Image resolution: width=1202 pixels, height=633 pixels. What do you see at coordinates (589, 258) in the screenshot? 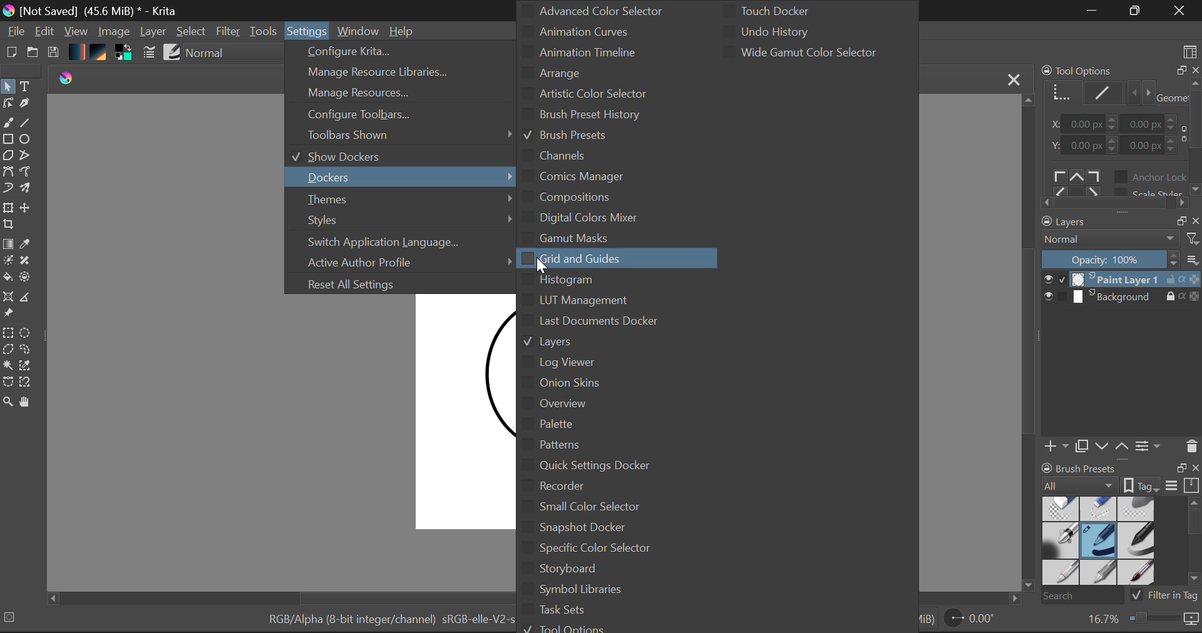
I see `Grid and Guids` at bounding box center [589, 258].